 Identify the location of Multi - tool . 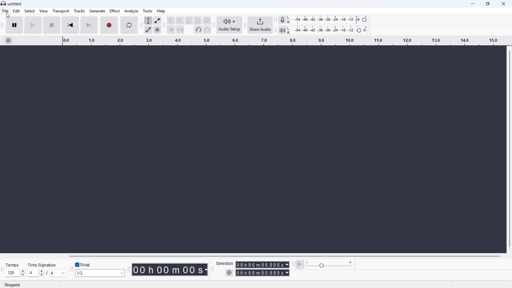
(158, 30).